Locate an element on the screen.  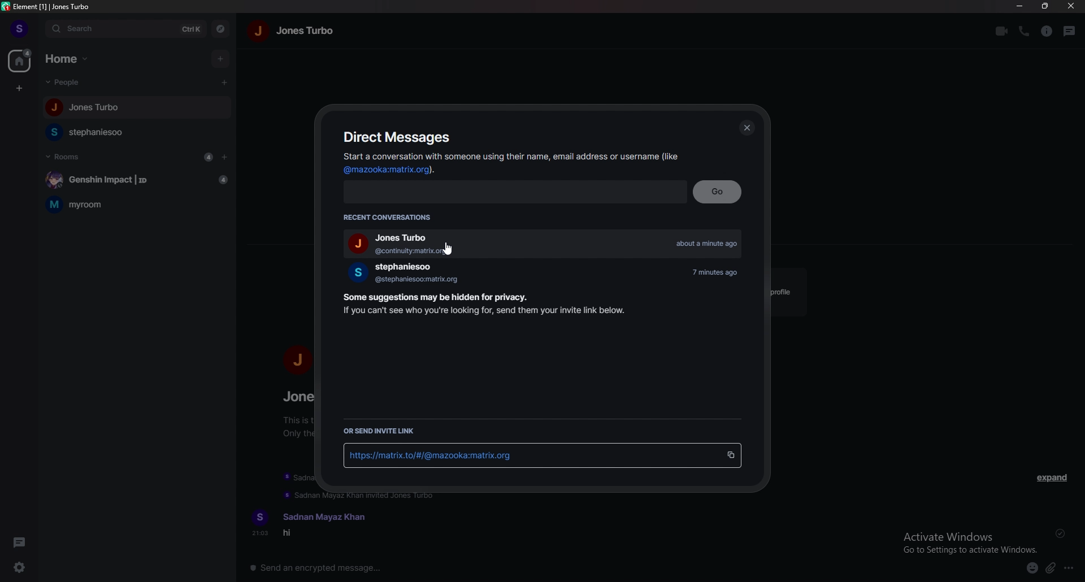
threads is located at coordinates (21, 541).